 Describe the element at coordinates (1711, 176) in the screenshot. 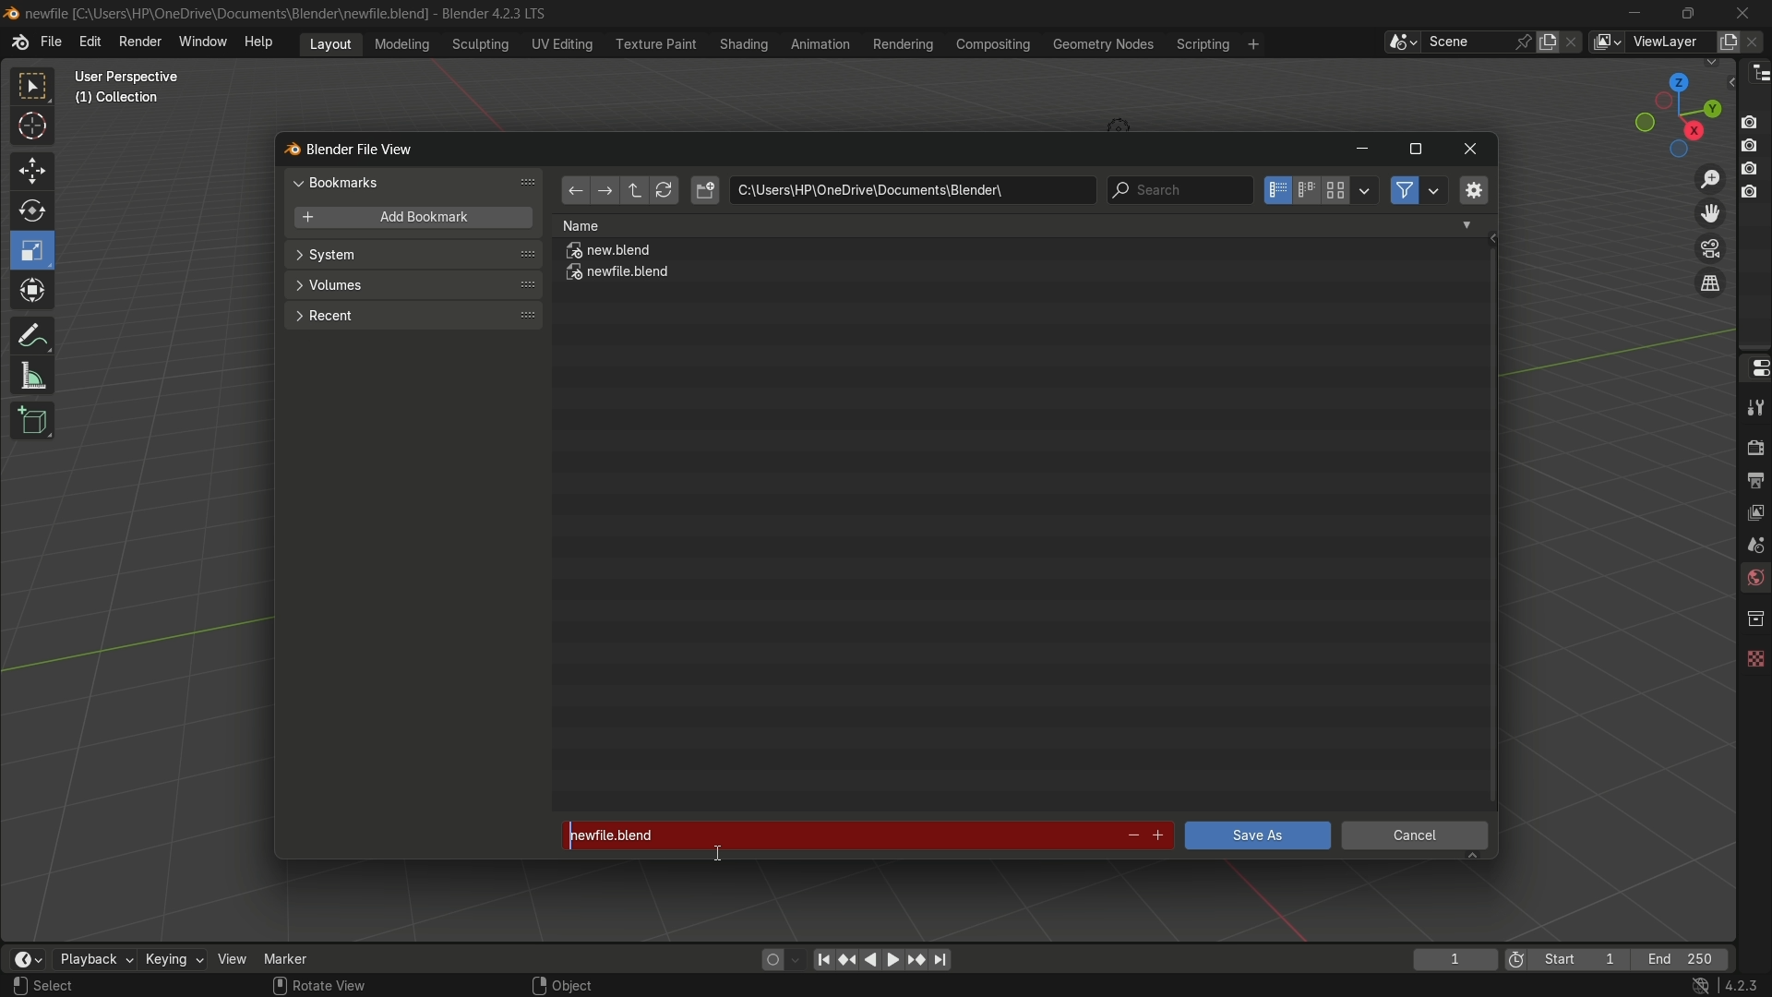

I see `zoom in/out` at that location.